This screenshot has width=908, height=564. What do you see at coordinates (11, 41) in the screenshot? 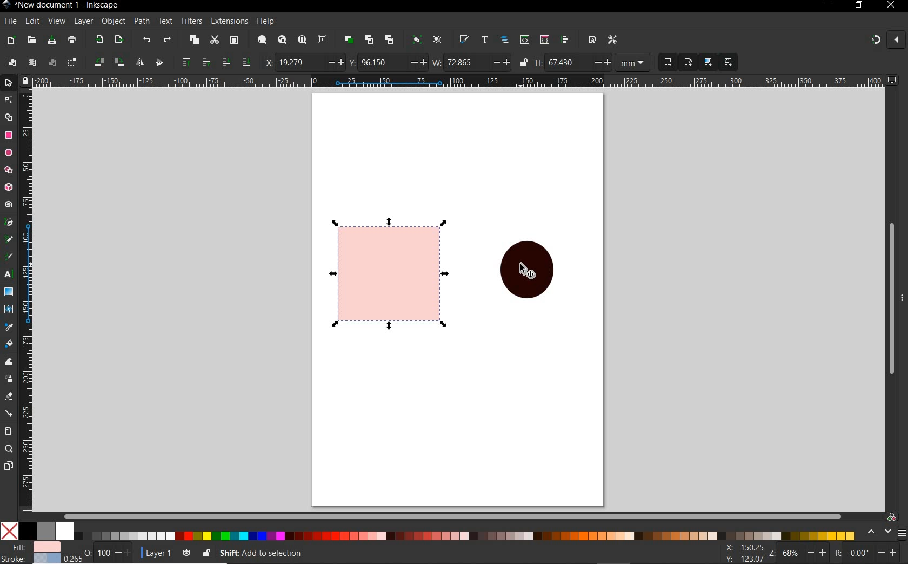
I see `new` at bounding box center [11, 41].